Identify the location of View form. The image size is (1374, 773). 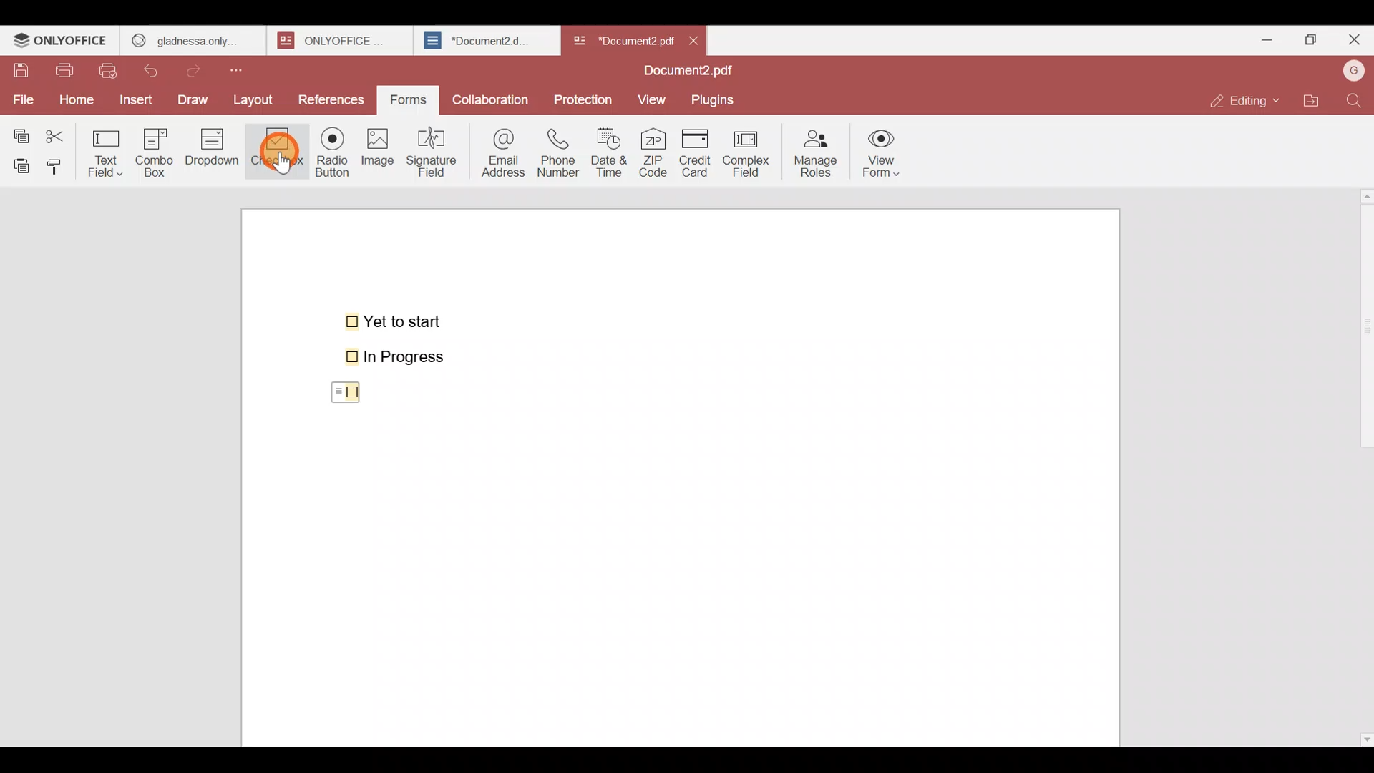
(883, 154).